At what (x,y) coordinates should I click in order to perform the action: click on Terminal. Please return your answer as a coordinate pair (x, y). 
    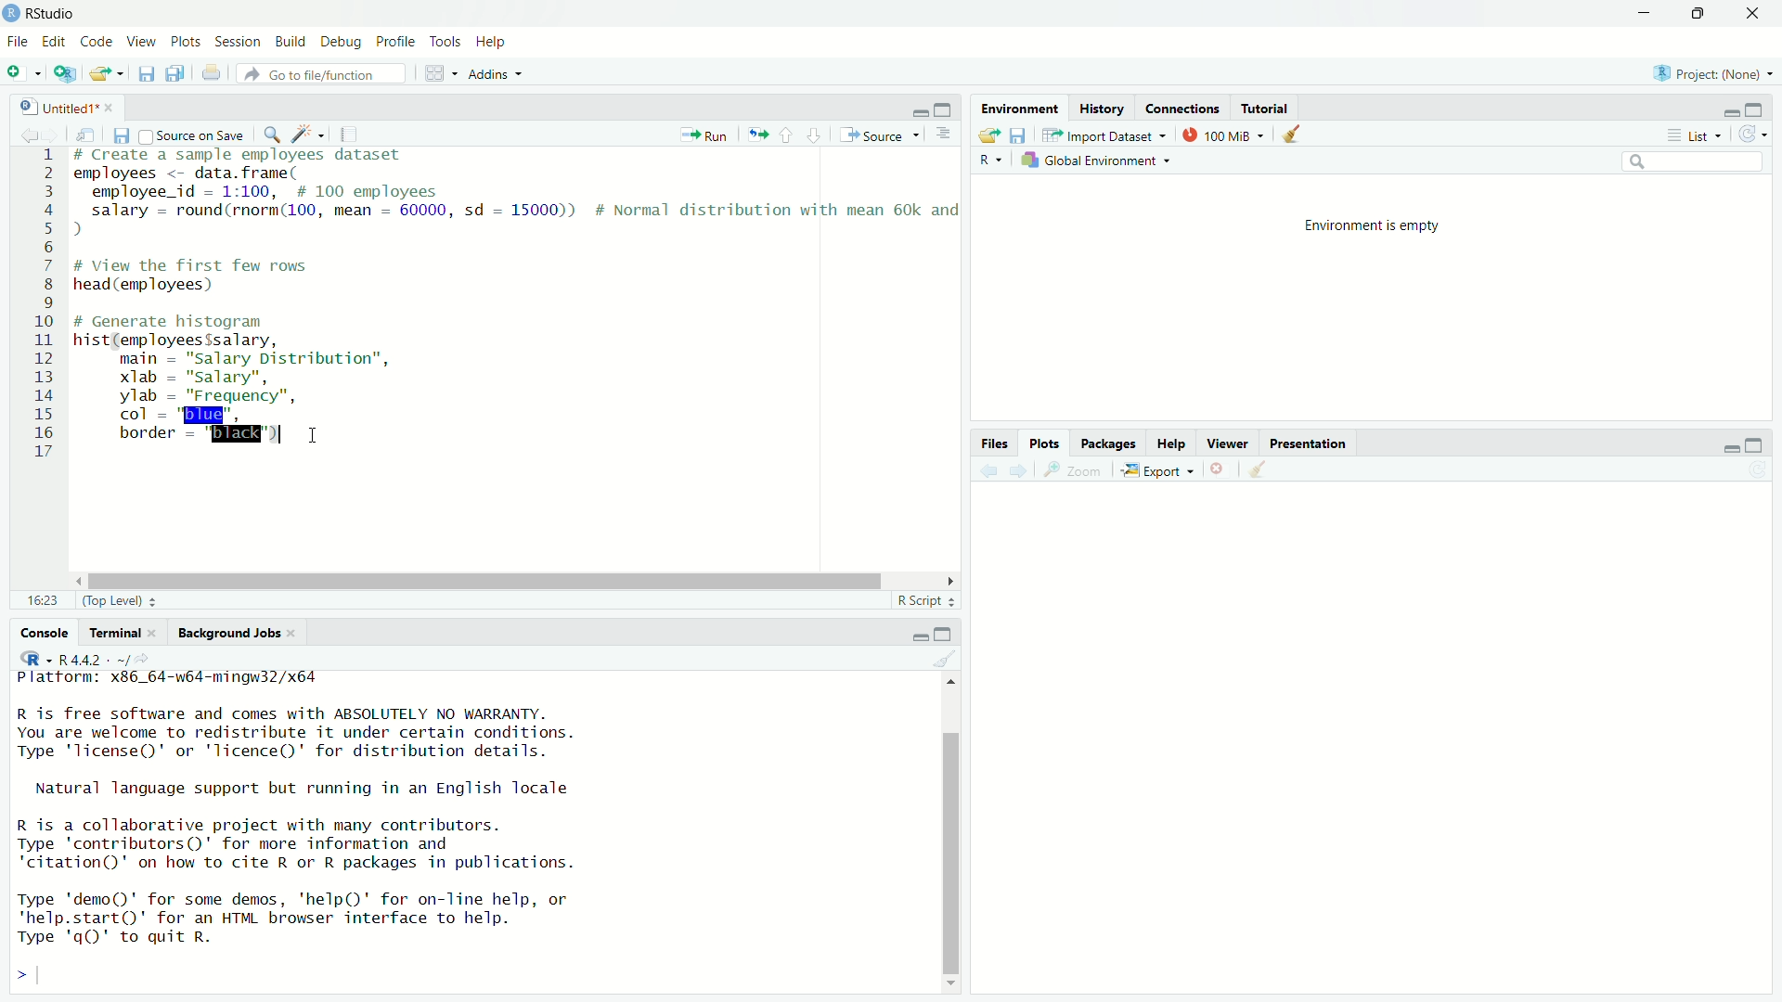
    Looking at the image, I should click on (115, 634).